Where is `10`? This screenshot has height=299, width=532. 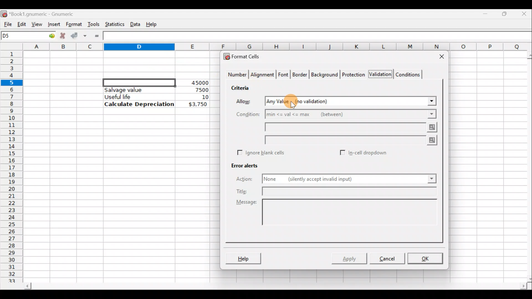
10 is located at coordinates (198, 97).